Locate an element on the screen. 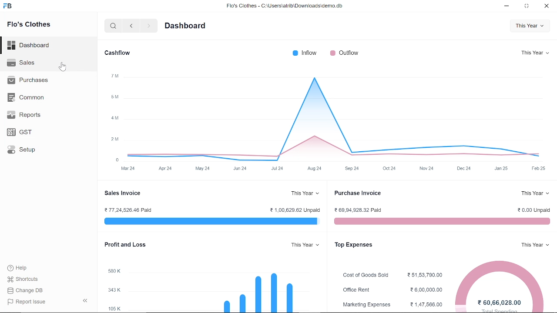 This screenshot has width=557, height=313. previous is located at coordinates (131, 26).